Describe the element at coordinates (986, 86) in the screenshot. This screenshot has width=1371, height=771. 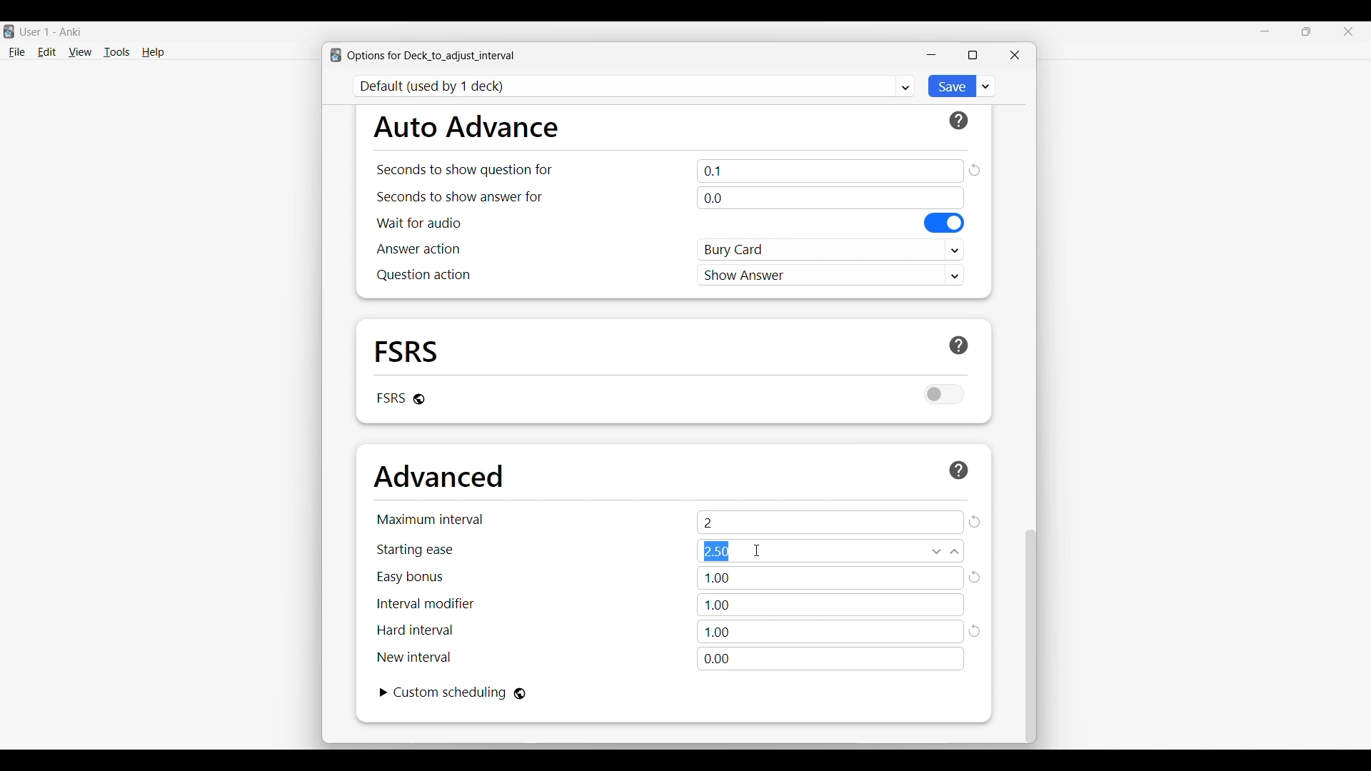
I see `Save and other options` at that location.